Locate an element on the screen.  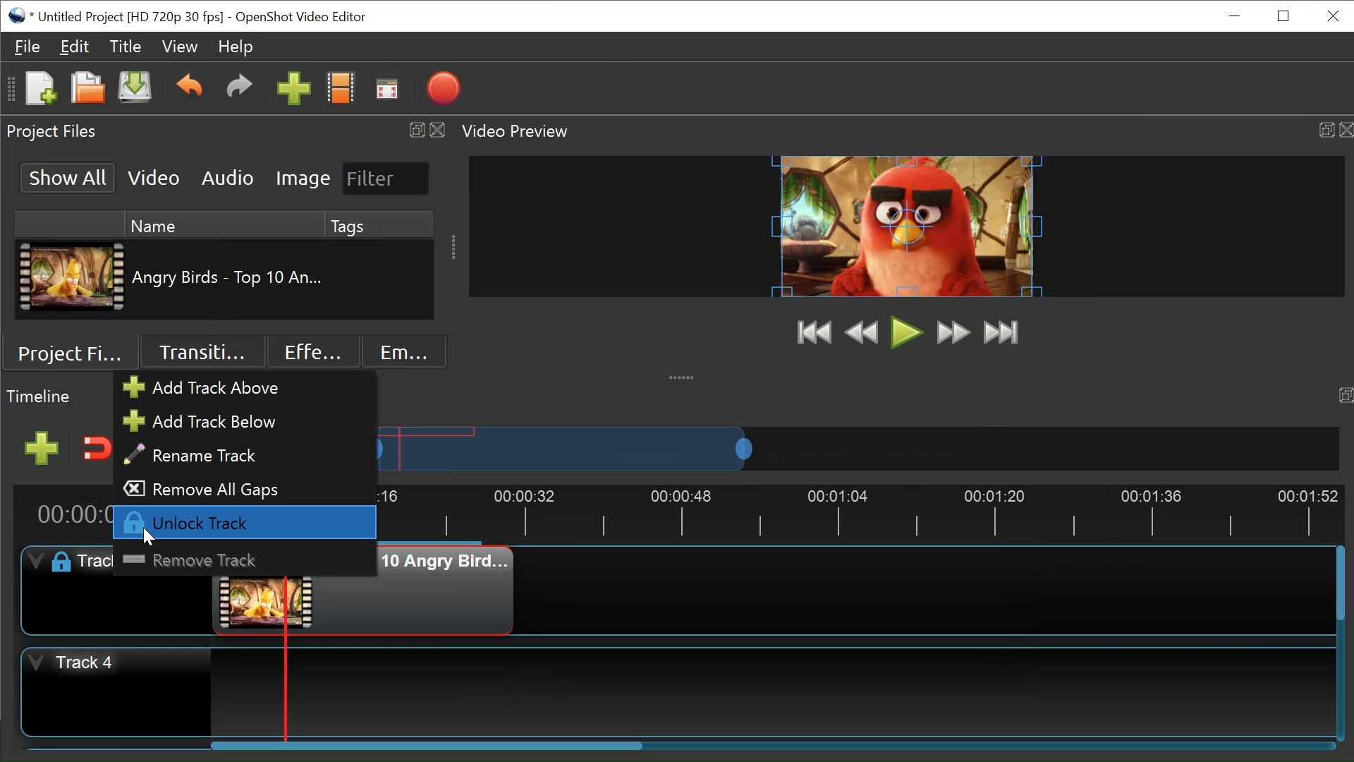
Clip Name is located at coordinates (228, 281).